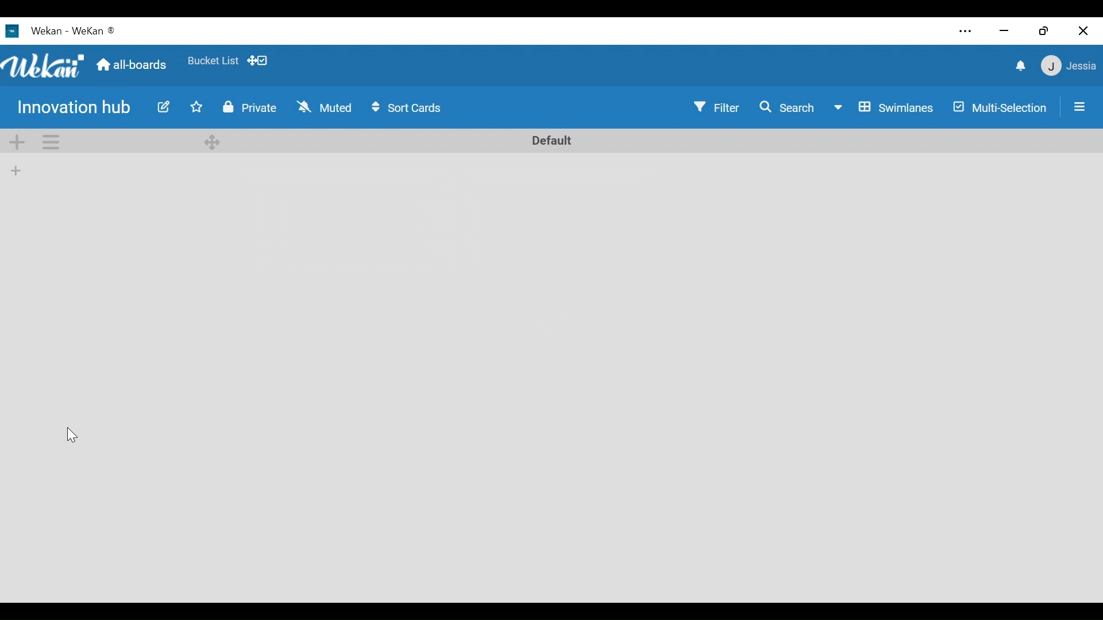 Image resolution: width=1103 pixels, height=620 pixels. What do you see at coordinates (1001, 109) in the screenshot?
I see `Multi-Selection` at bounding box center [1001, 109].